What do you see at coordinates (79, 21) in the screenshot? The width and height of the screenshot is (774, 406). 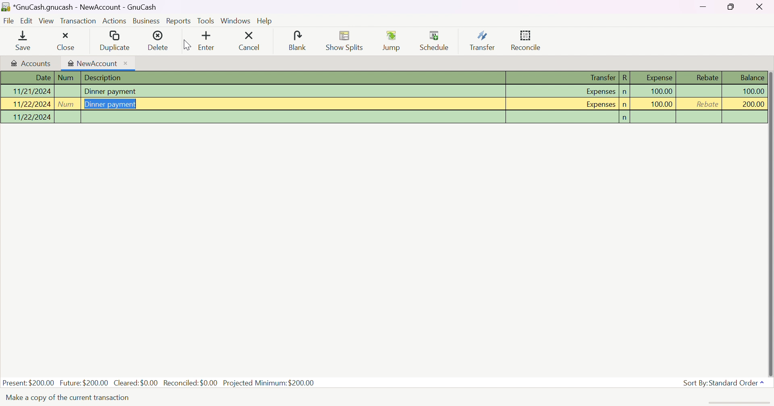 I see `Transaction` at bounding box center [79, 21].